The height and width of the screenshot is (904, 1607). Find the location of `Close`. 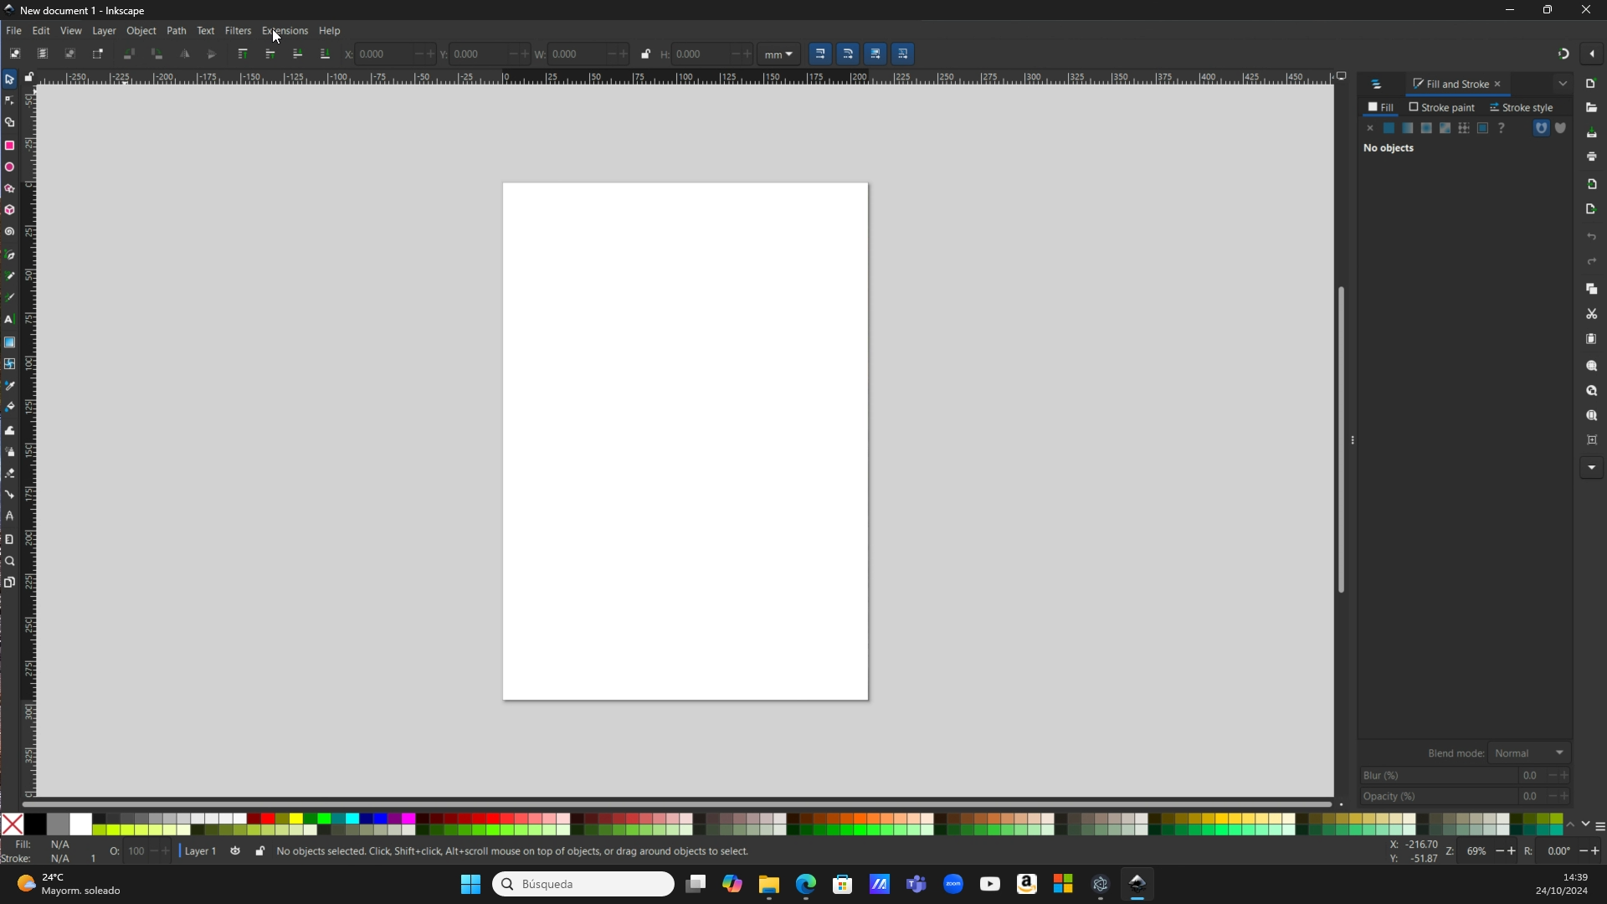

Close is located at coordinates (1589, 11).